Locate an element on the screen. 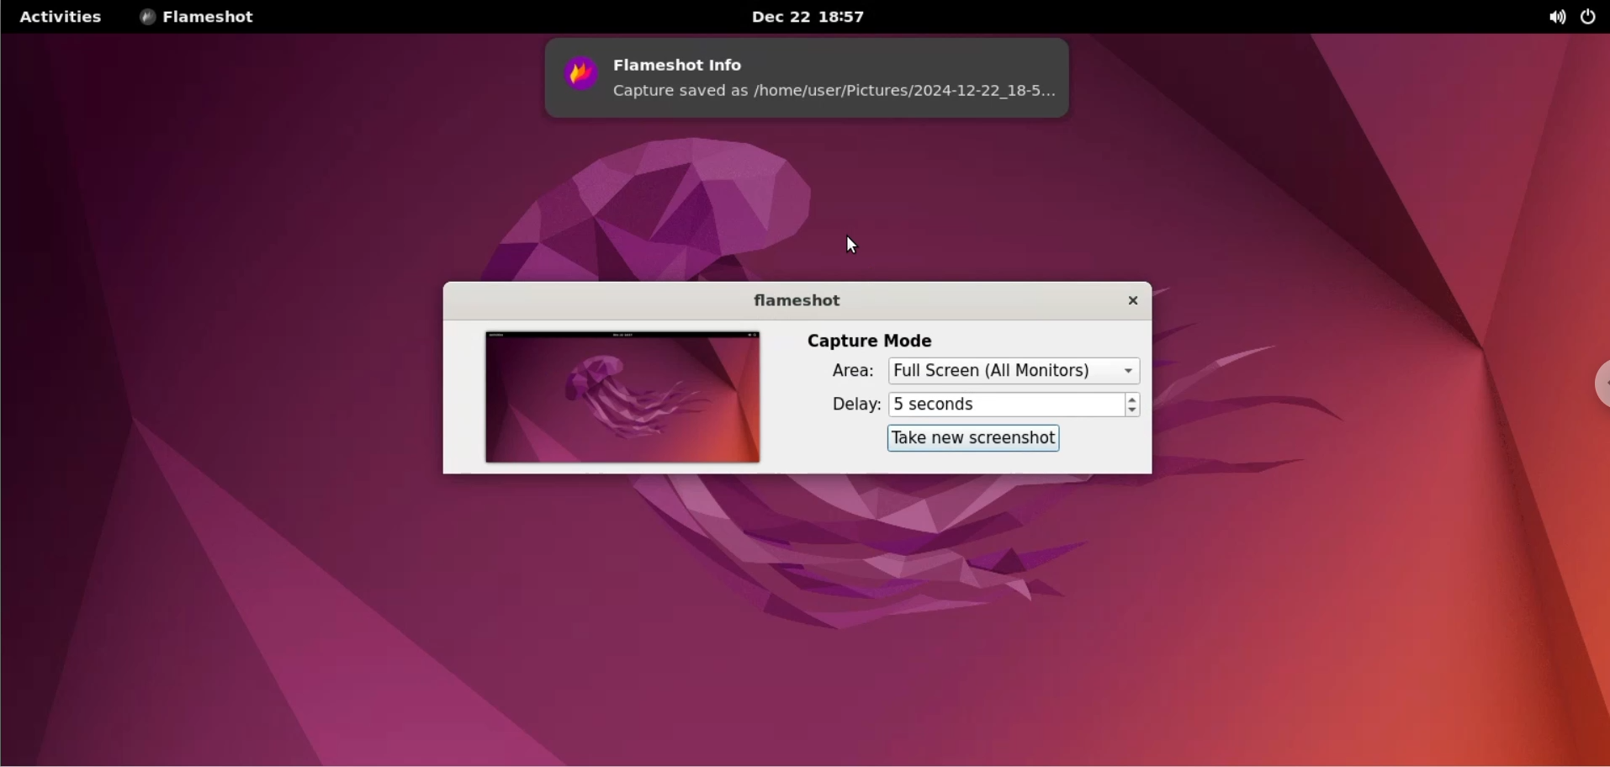 Image resolution: width=1610 pixels, height=767 pixels. power options  is located at coordinates (1592, 17).